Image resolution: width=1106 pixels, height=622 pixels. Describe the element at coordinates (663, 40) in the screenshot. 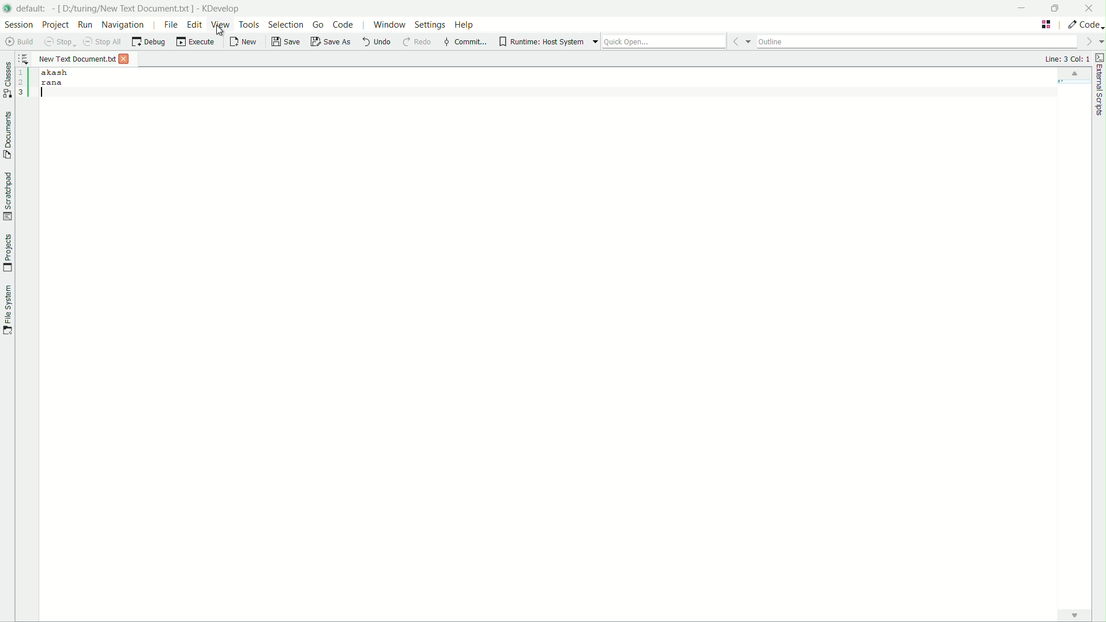

I see `quick open` at that location.